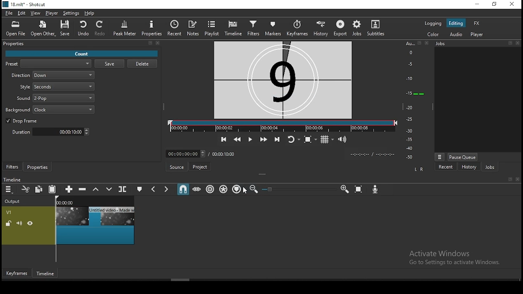 This screenshot has width=523, height=294. I want to click on redo, so click(101, 28).